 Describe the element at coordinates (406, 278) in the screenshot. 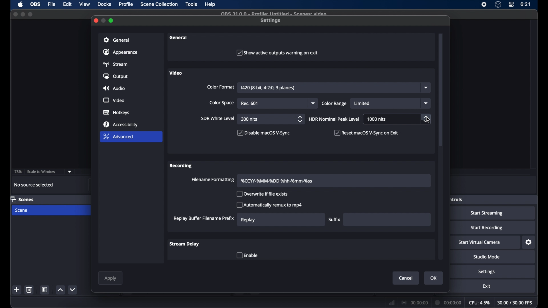

I see `cancel` at that location.